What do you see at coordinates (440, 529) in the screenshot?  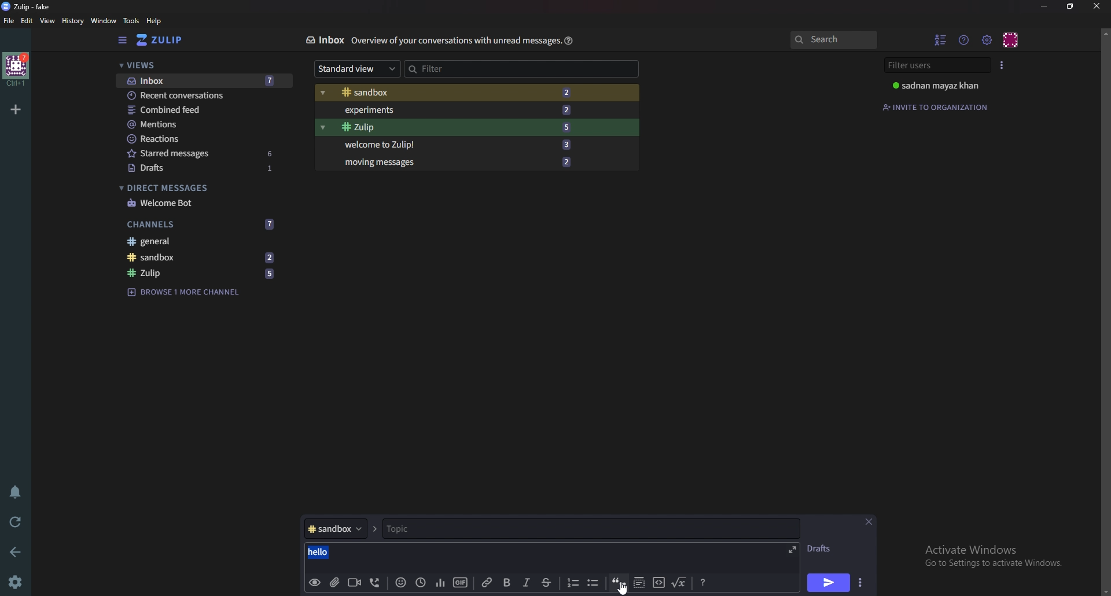 I see `Topic` at bounding box center [440, 529].